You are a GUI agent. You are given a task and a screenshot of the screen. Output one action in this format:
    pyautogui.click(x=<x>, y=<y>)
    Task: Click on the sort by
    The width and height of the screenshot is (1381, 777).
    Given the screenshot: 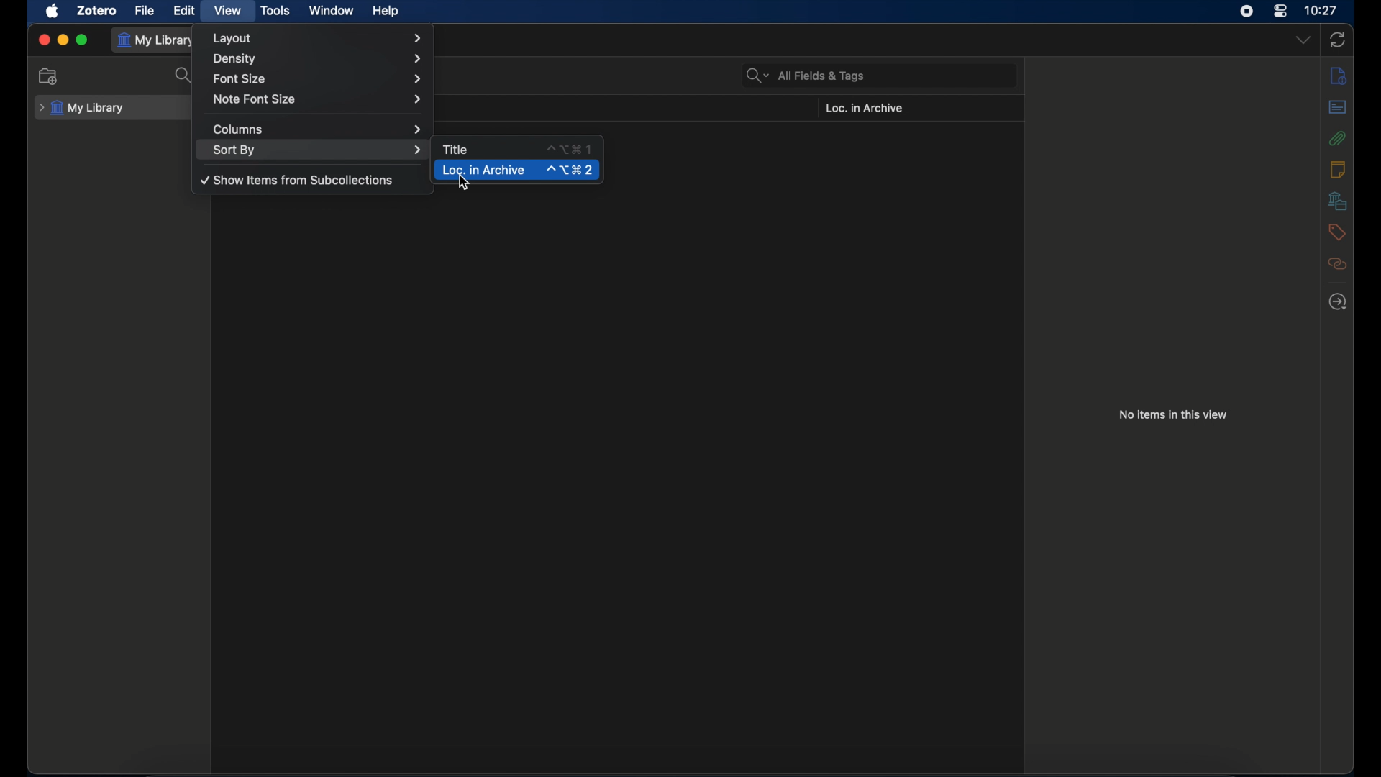 What is the action you would take?
    pyautogui.click(x=318, y=150)
    